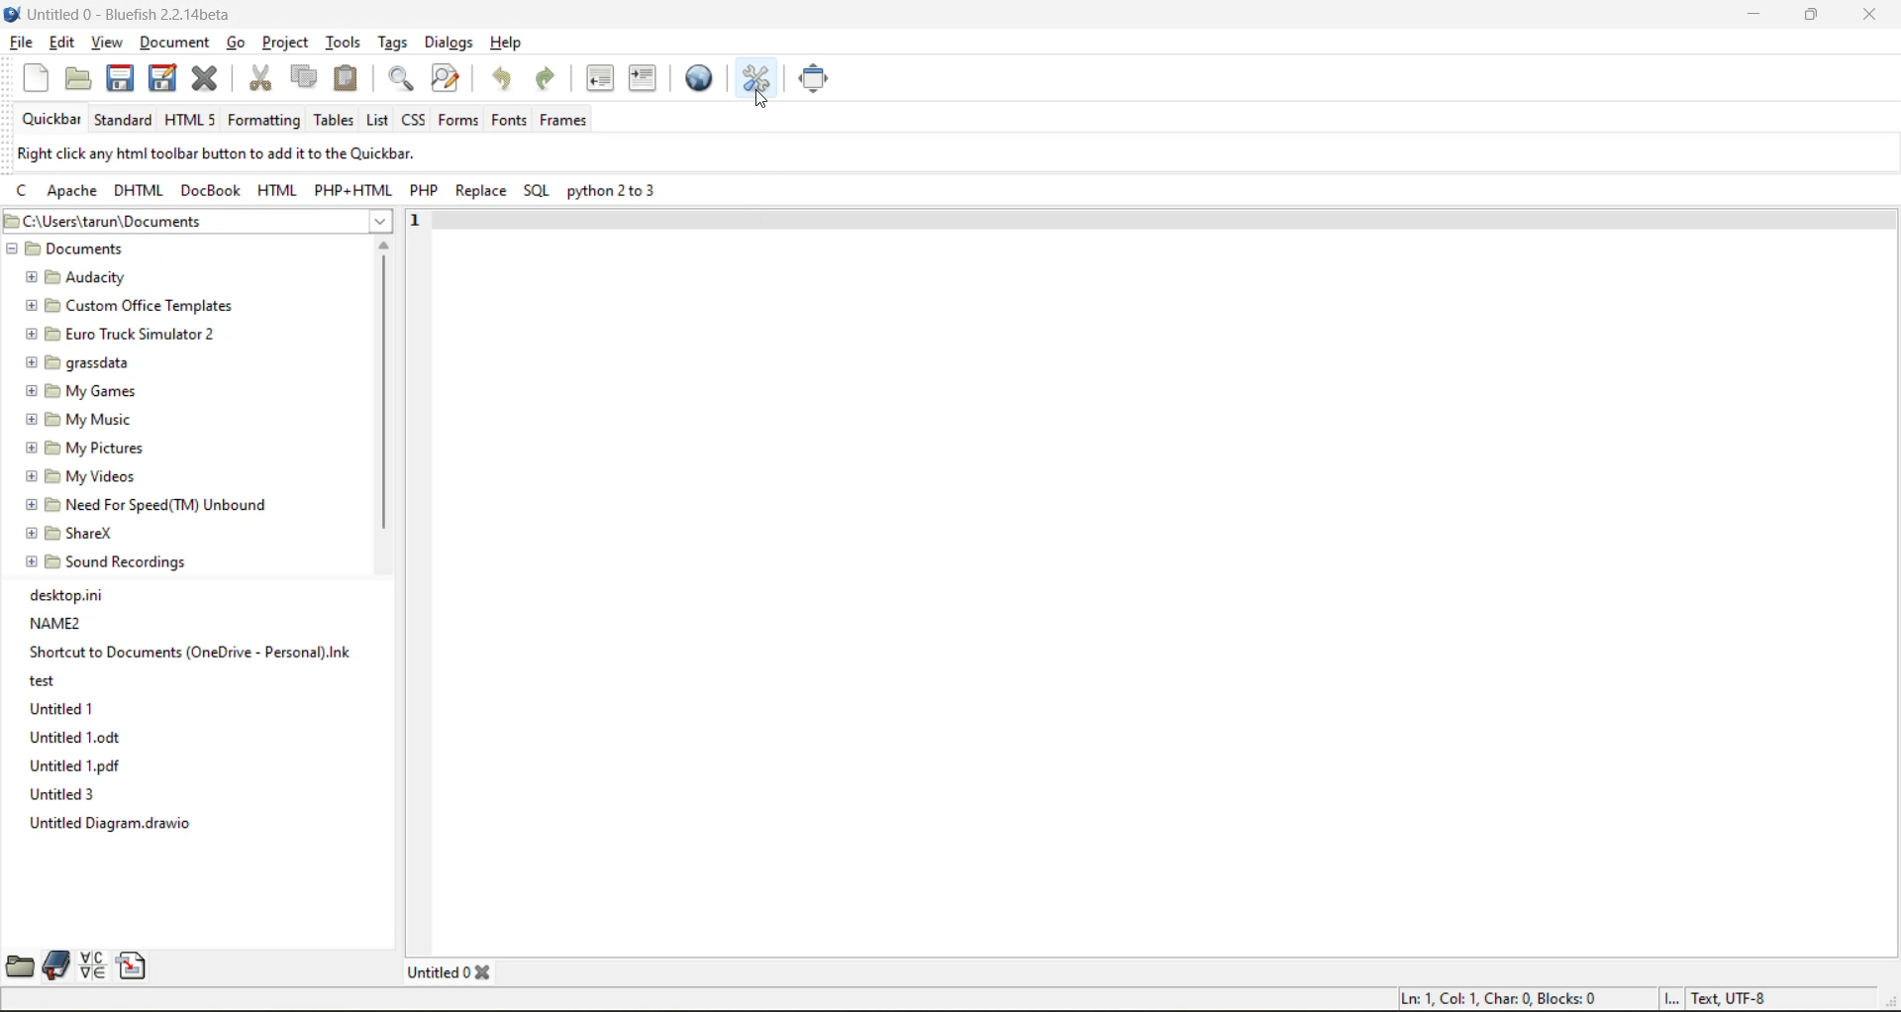  Describe the element at coordinates (333, 122) in the screenshot. I see `tables` at that location.